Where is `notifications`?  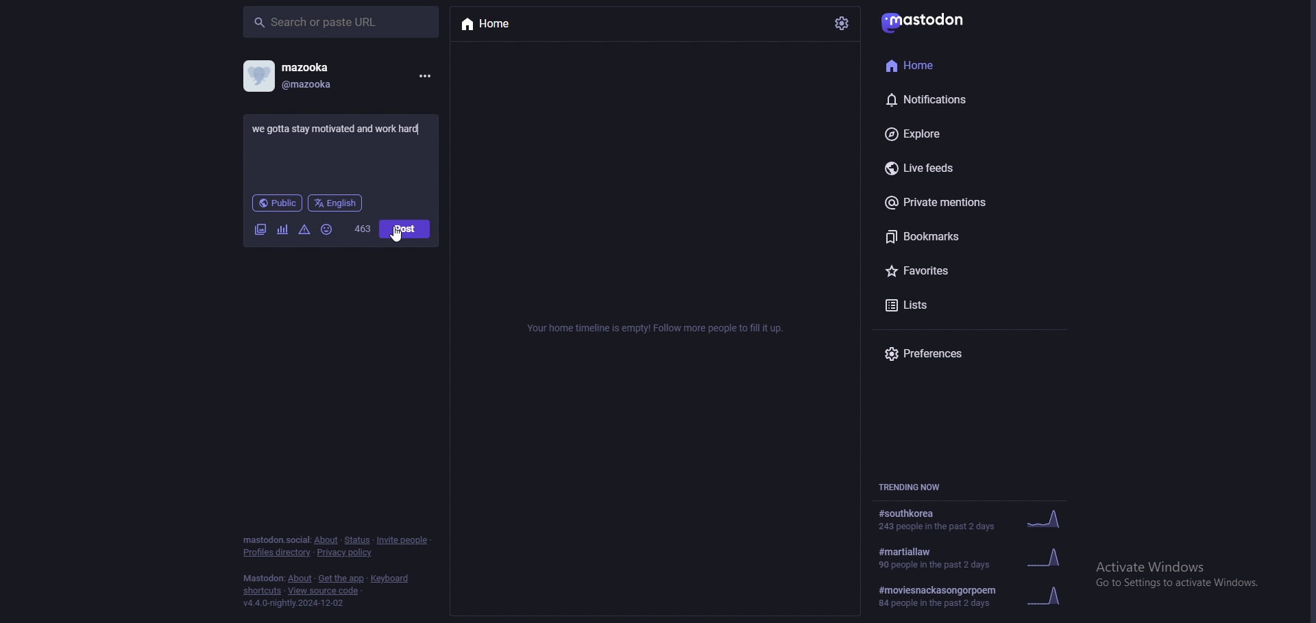 notifications is located at coordinates (946, 99).